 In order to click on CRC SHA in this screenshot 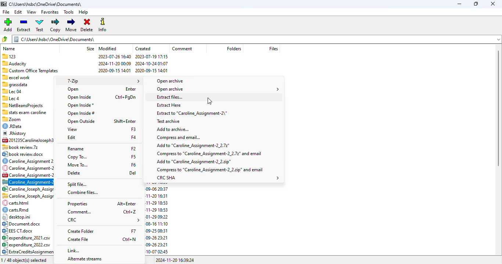, I will do `click(217, 178)`.